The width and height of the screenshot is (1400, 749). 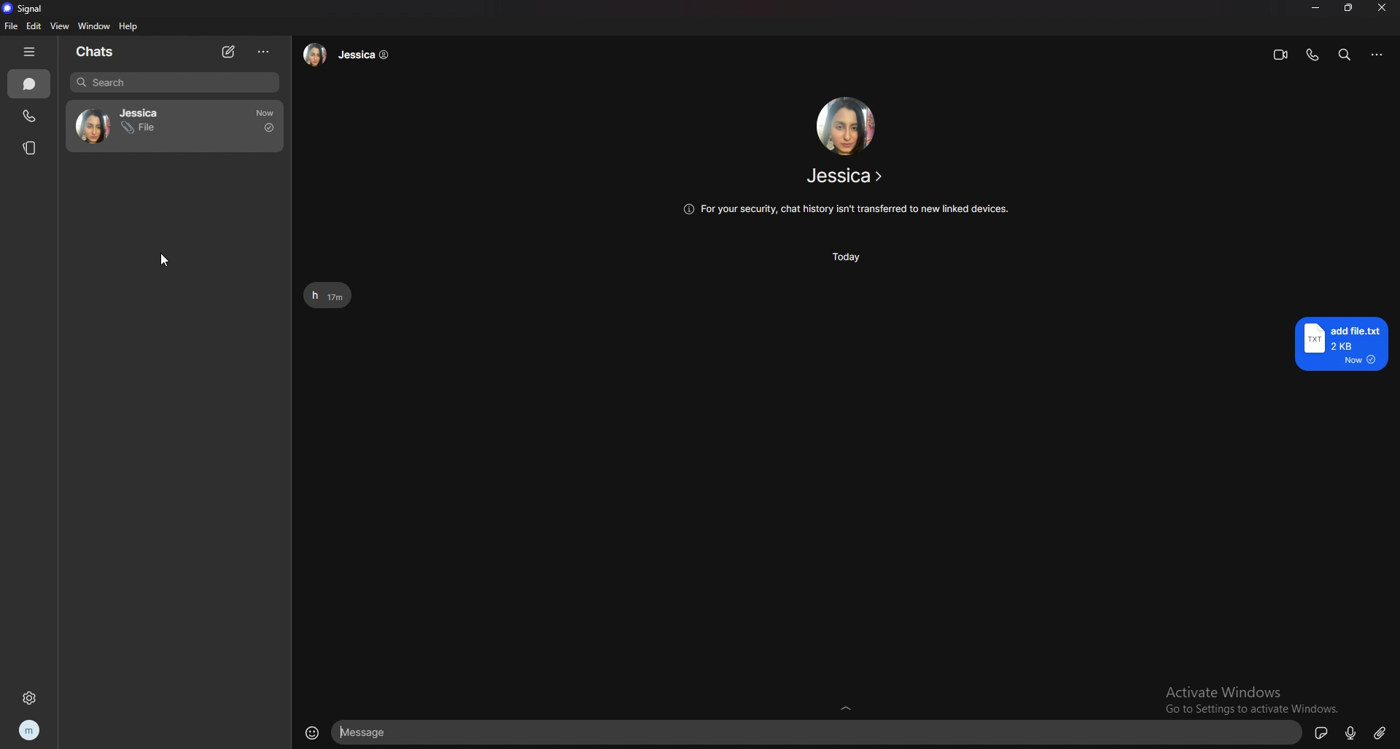 I want to click on hide tab, so click(x=29, y=52).